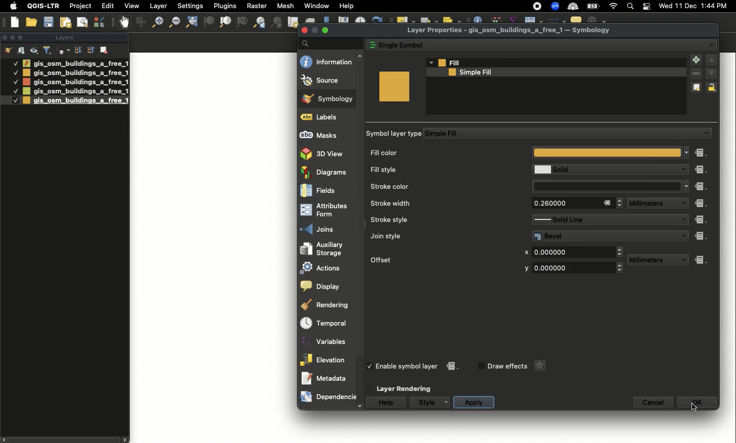 This screenshot has width=736, height=443. Describe the element at coordinates (559, 134) in the screenshot. I see `Simple Fill` at that location.